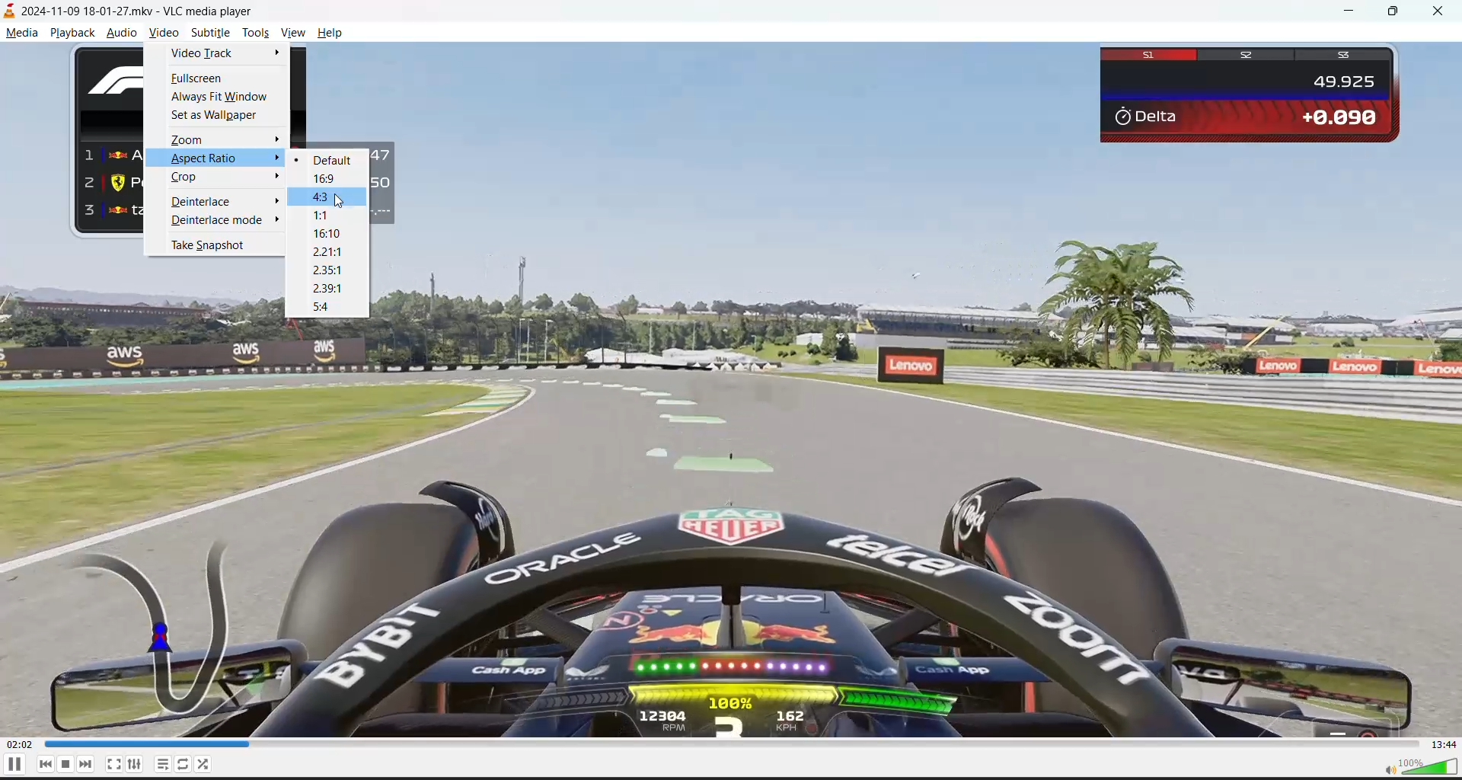  What do you see at coordinates (220, 117) in the screenshot?
I see `set as wallpaper` at bounding box center [220, 117].